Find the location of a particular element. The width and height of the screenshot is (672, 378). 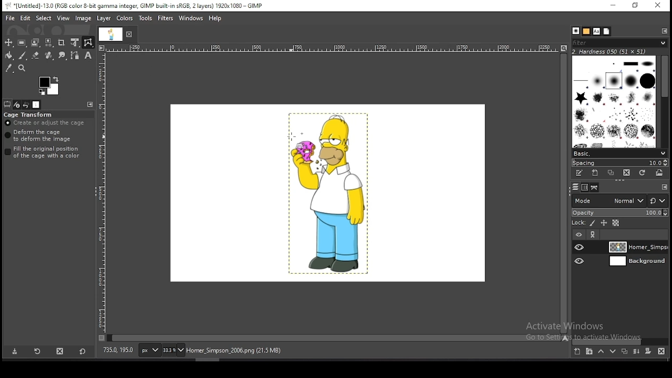

open brush as image is located at coordinates (659, 172).